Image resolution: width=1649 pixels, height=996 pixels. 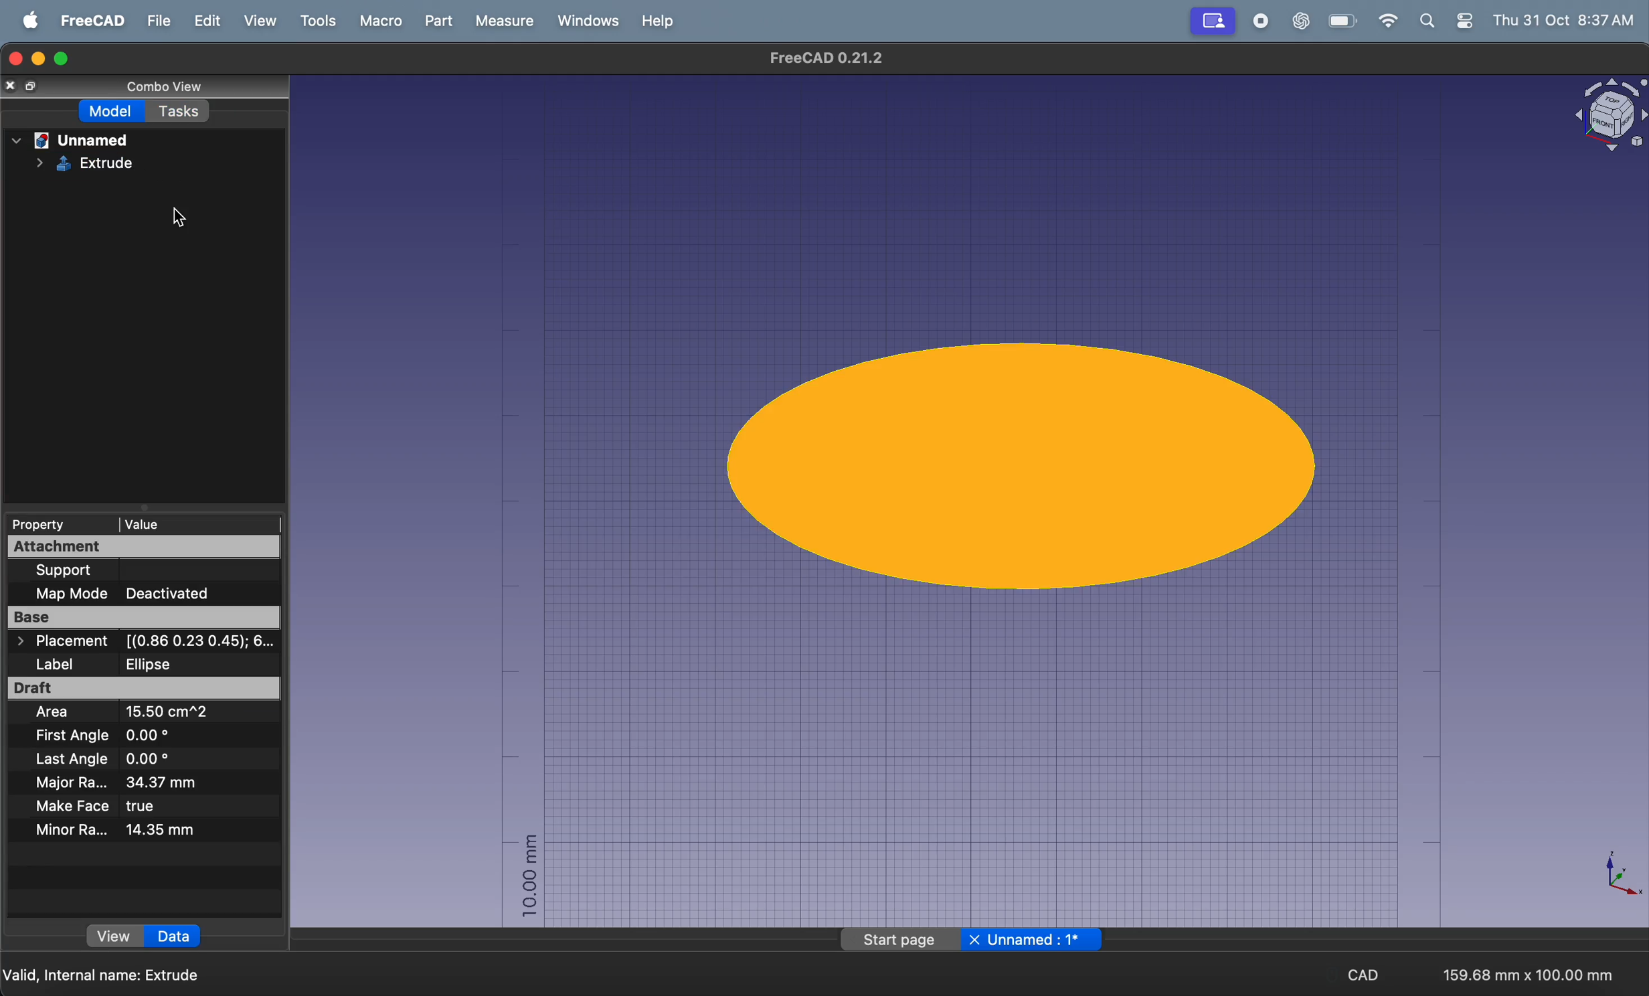 What do you see at coordinates (258, 21) in the screenshot?
I see `view` at bounding box center [258, 21].